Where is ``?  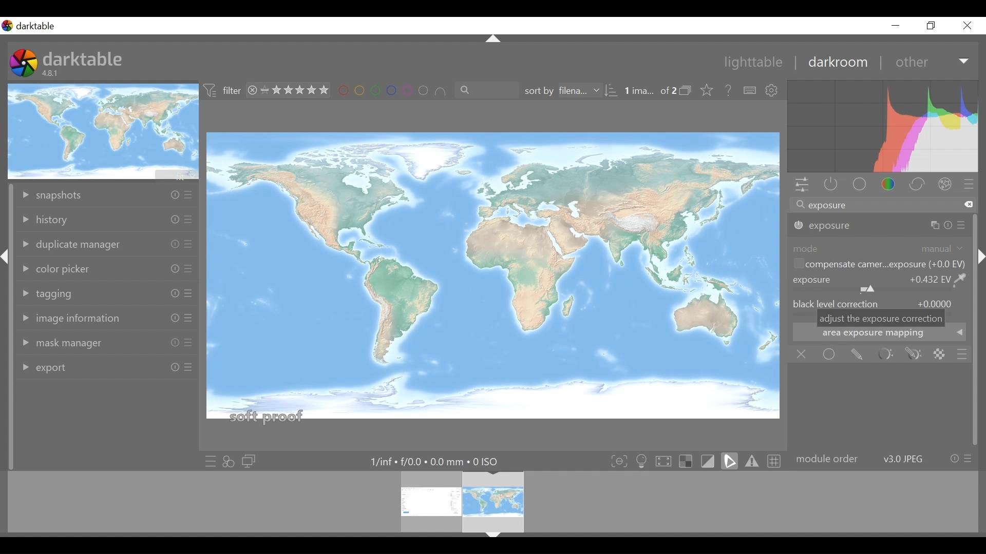  is located at coordinates (188, 270).